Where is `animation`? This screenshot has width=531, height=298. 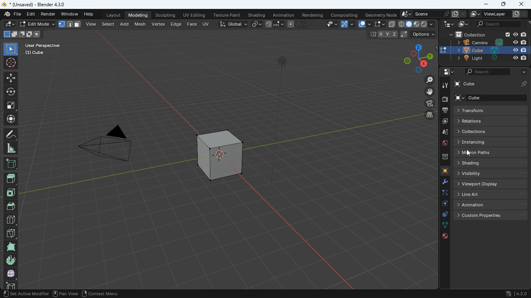 animation is located at coordinates (285, 15).